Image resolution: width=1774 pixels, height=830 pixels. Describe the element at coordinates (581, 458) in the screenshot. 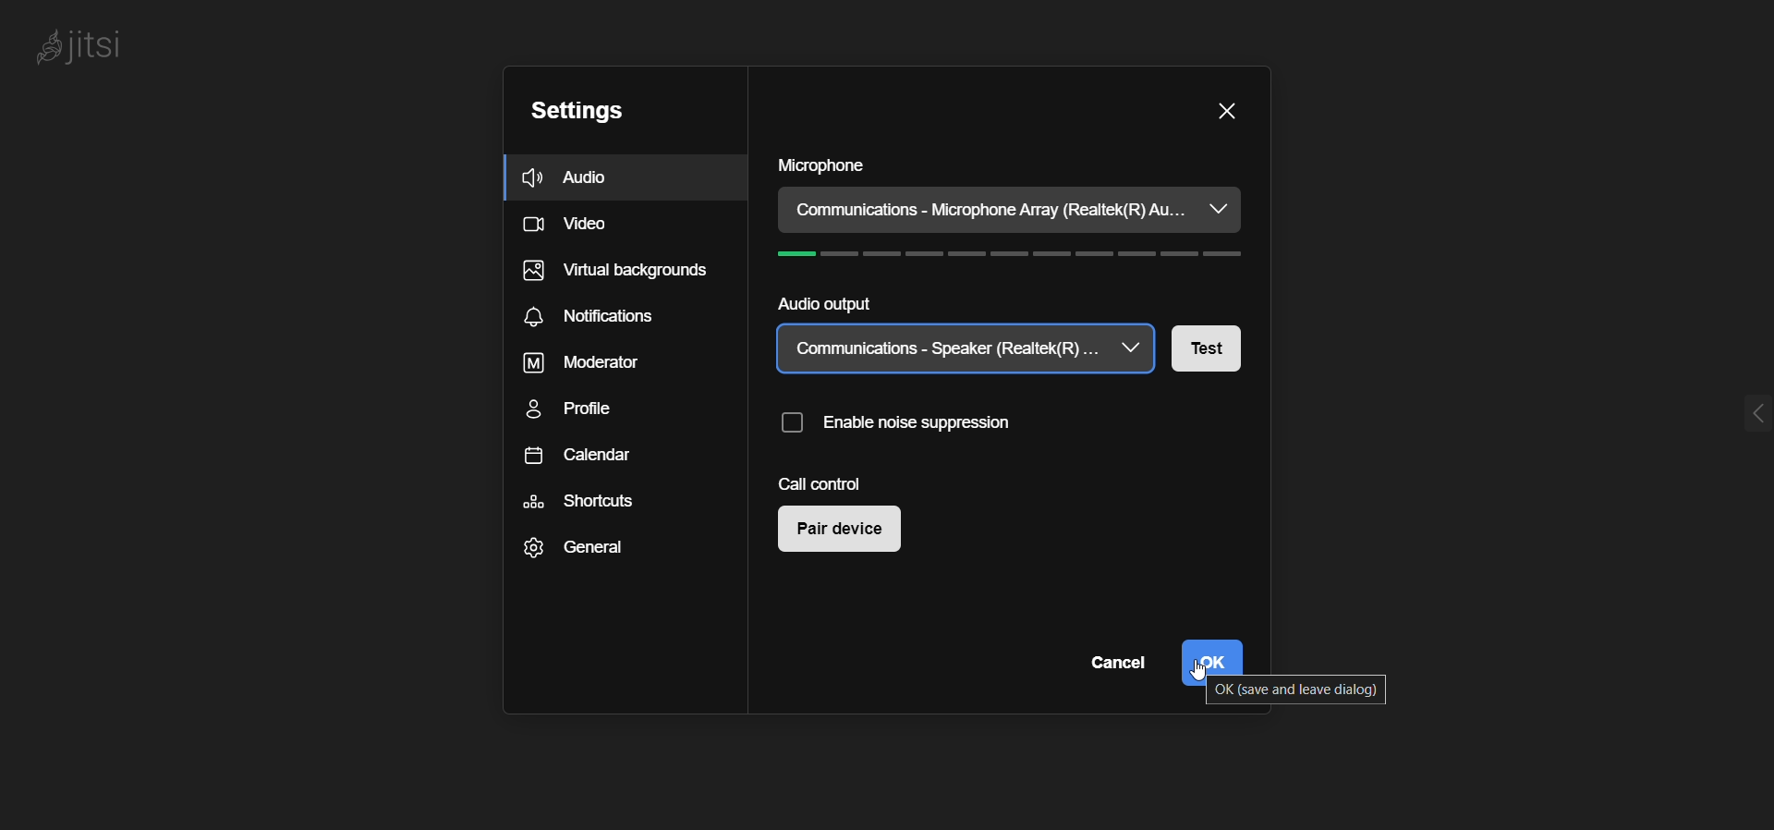

I see `calendar` at that location.